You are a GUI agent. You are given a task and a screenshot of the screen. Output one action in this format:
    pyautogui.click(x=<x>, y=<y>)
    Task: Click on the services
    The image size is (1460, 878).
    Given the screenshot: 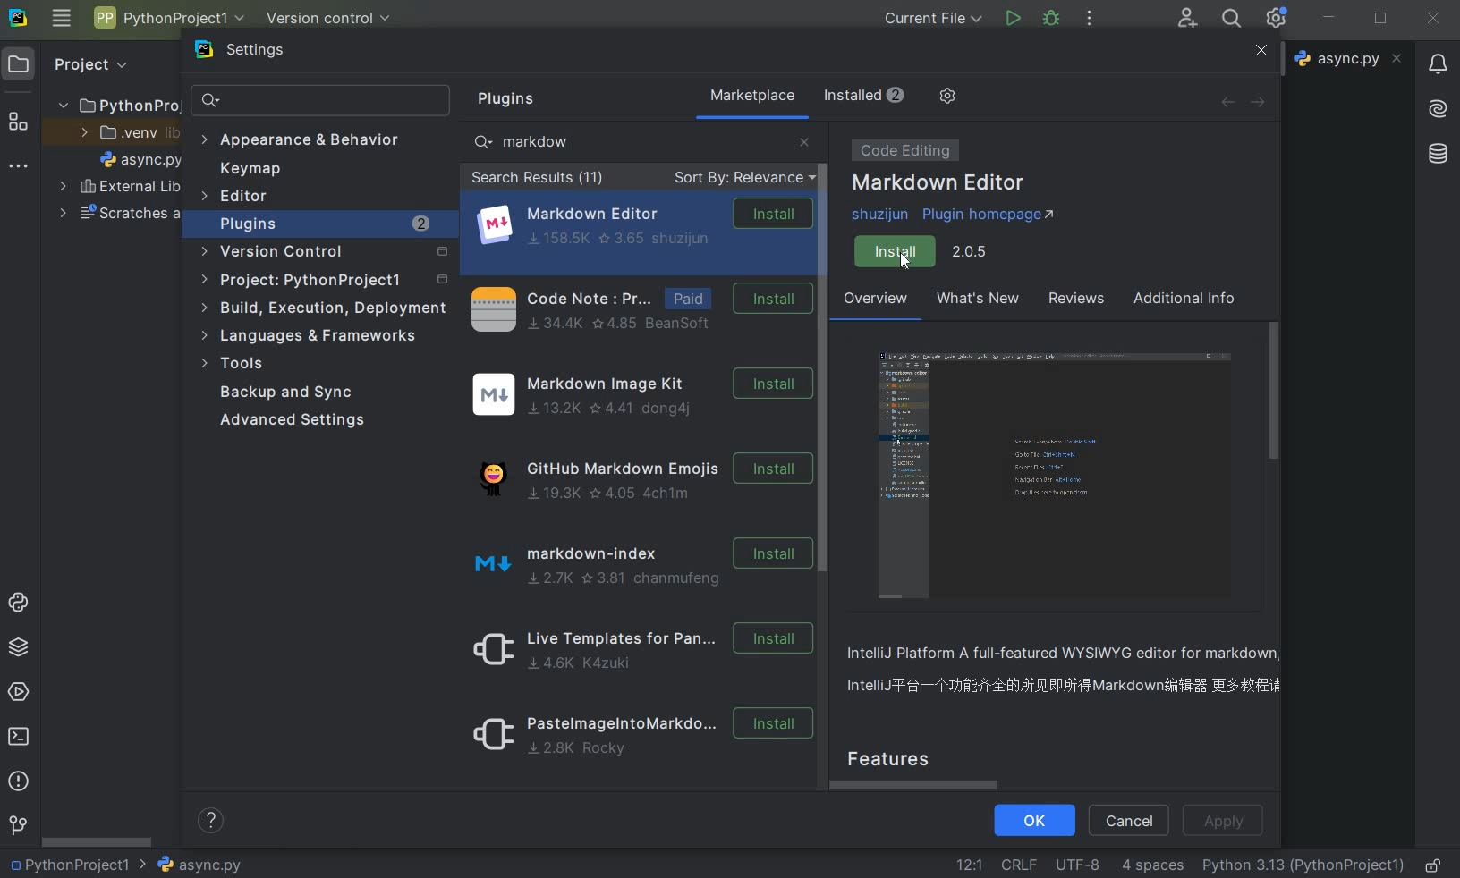 What is the action you would take?
    pyautogui.click(x=18, y=691)
    